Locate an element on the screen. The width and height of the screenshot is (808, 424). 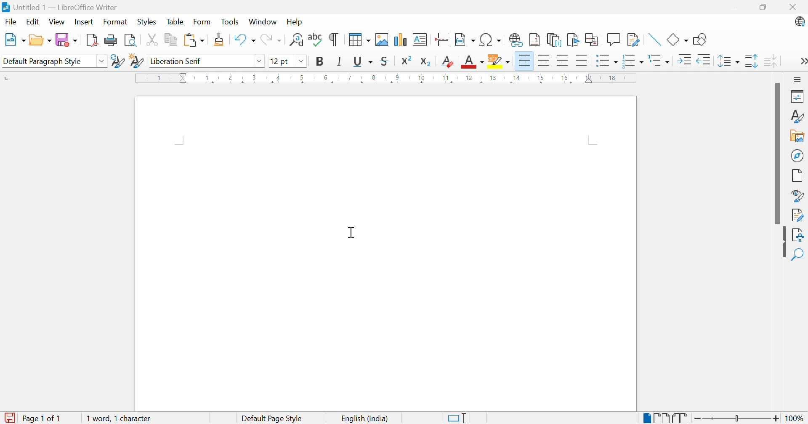
Clear direct formatting is located at coordinates (447, 62).